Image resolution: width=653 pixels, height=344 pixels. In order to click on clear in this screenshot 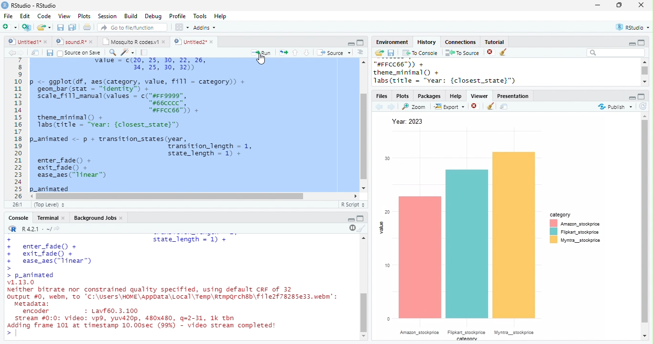, I will do `click(503, 52)`.